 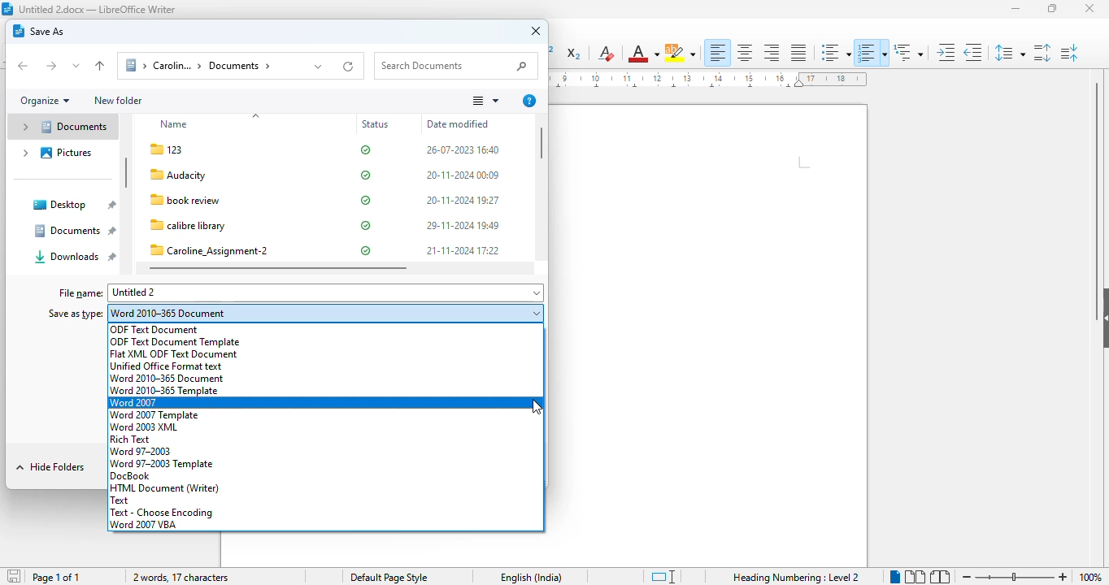 I want to click on more options, so click(x=529, y=101).